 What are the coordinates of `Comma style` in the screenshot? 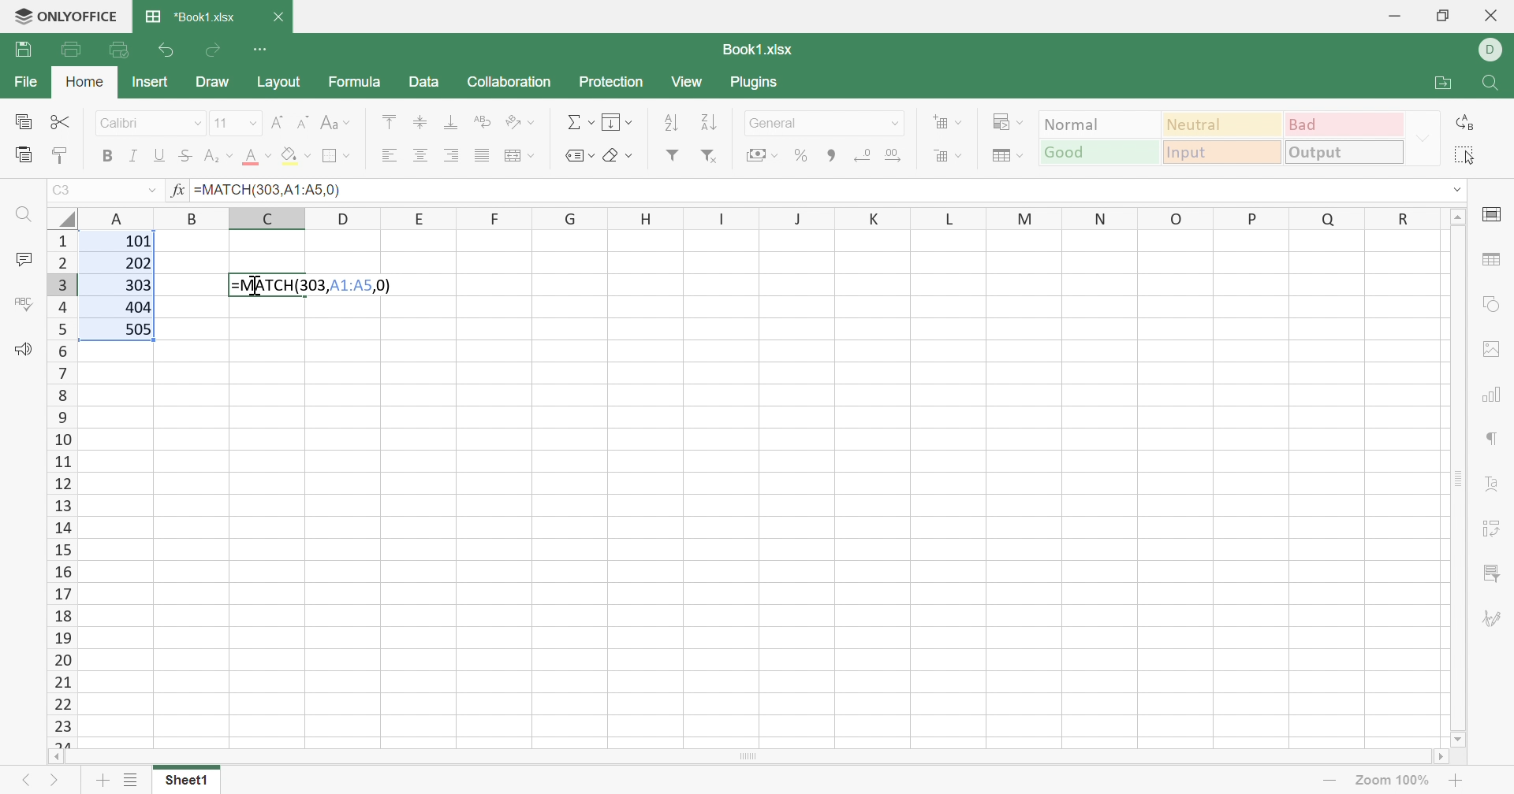 It's located at (830, 157).